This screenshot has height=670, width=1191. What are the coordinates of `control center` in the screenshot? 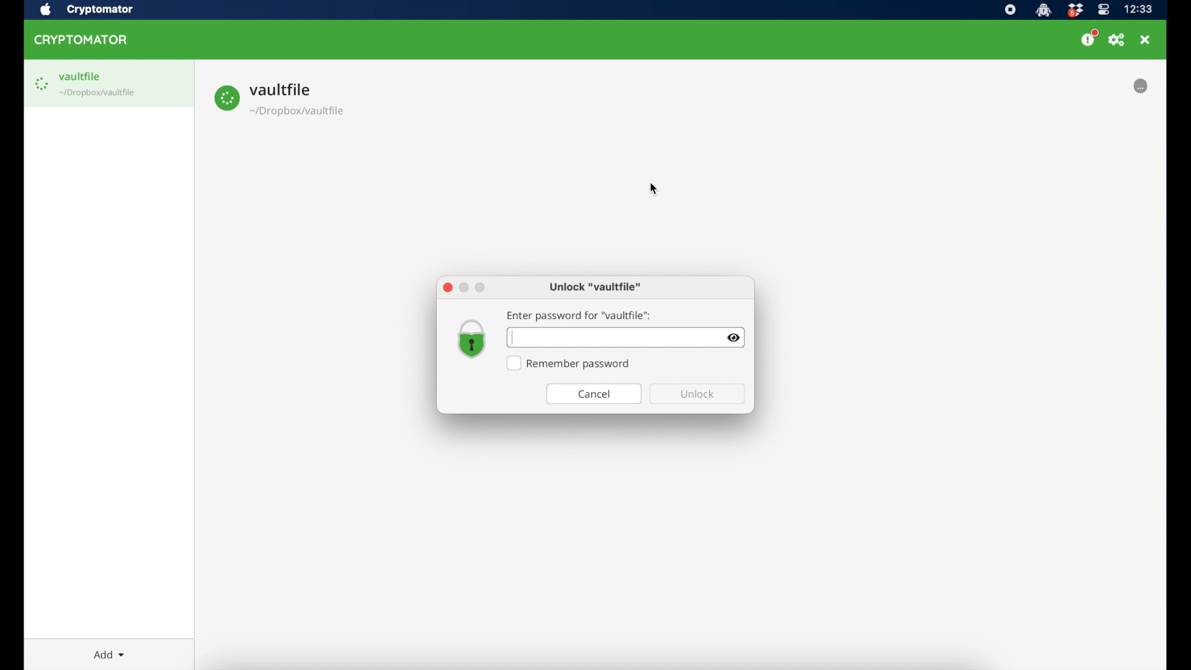 It's located at (1102, 9).